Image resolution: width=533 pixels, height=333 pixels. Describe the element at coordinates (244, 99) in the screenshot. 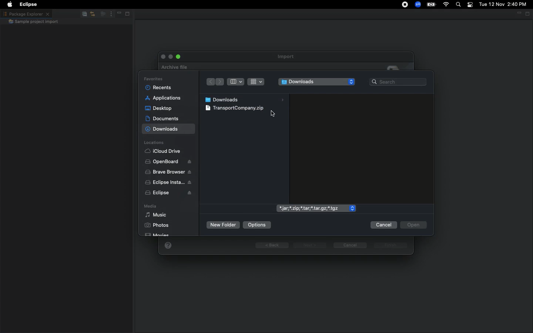

I see `Downloads` at that location.